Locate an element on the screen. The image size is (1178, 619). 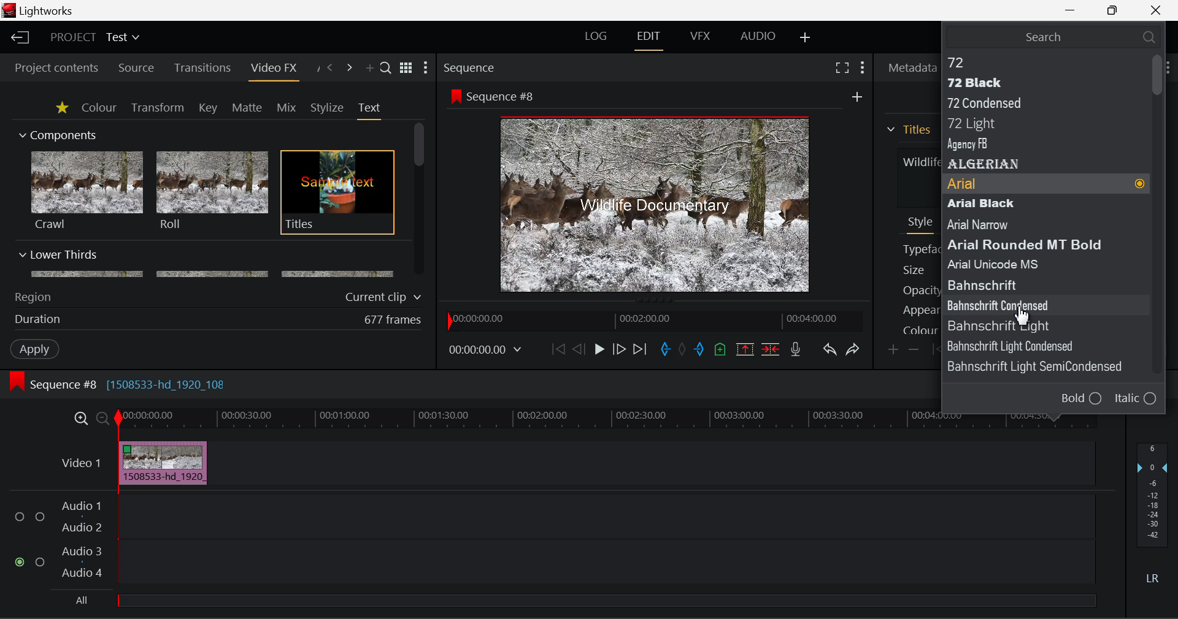
Transform is located at coordinates (159, 108).